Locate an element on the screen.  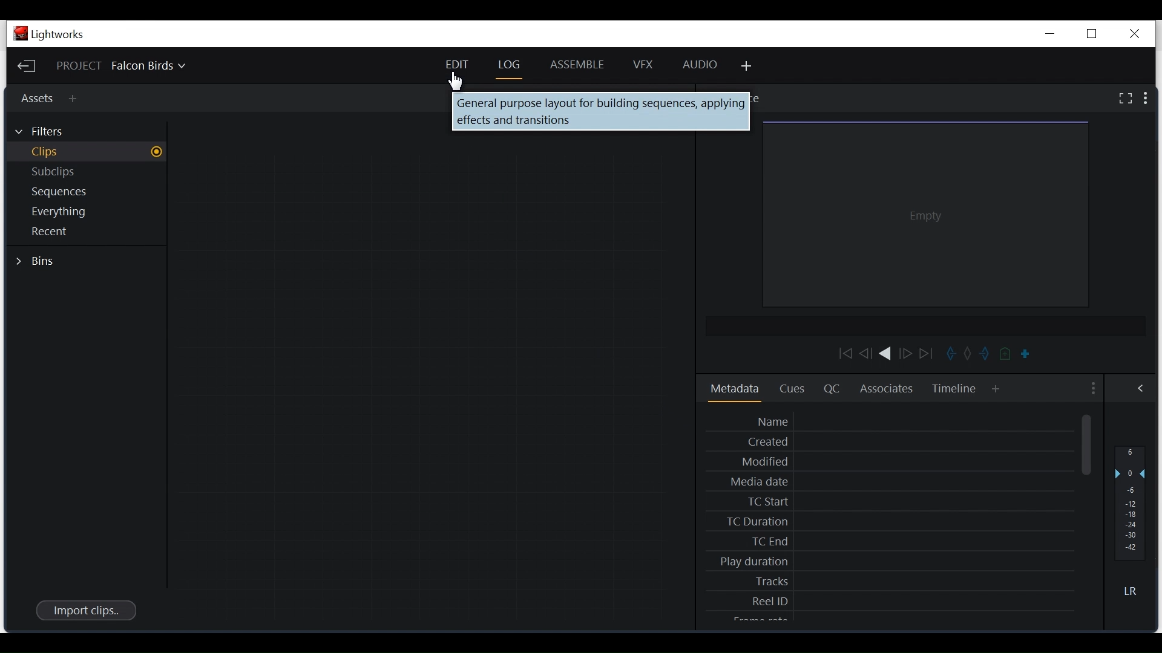
Metadata Panel is located at coordinates (735, 389).